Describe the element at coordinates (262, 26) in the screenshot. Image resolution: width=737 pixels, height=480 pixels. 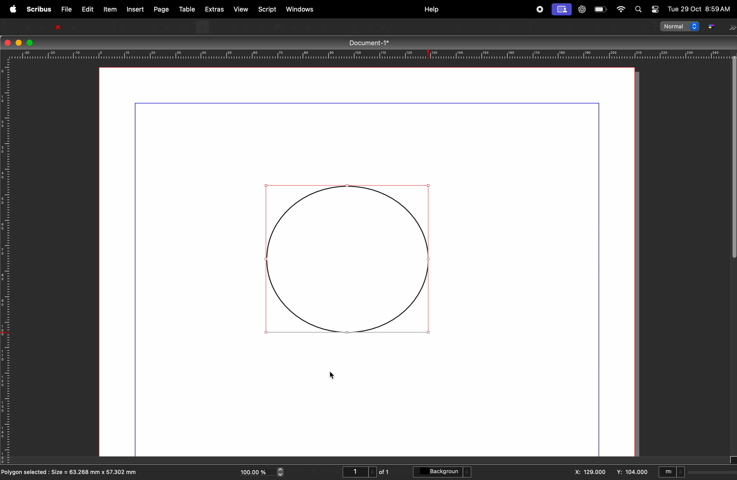
I see `Table` at that location.